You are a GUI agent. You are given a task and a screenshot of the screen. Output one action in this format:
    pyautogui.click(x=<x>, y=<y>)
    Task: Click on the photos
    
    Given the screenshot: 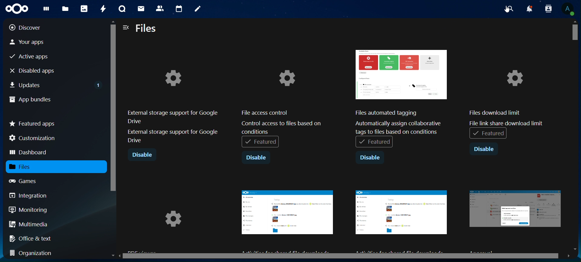 What is the action you would take?
    pyautogui.click(x=84, y=8)
    